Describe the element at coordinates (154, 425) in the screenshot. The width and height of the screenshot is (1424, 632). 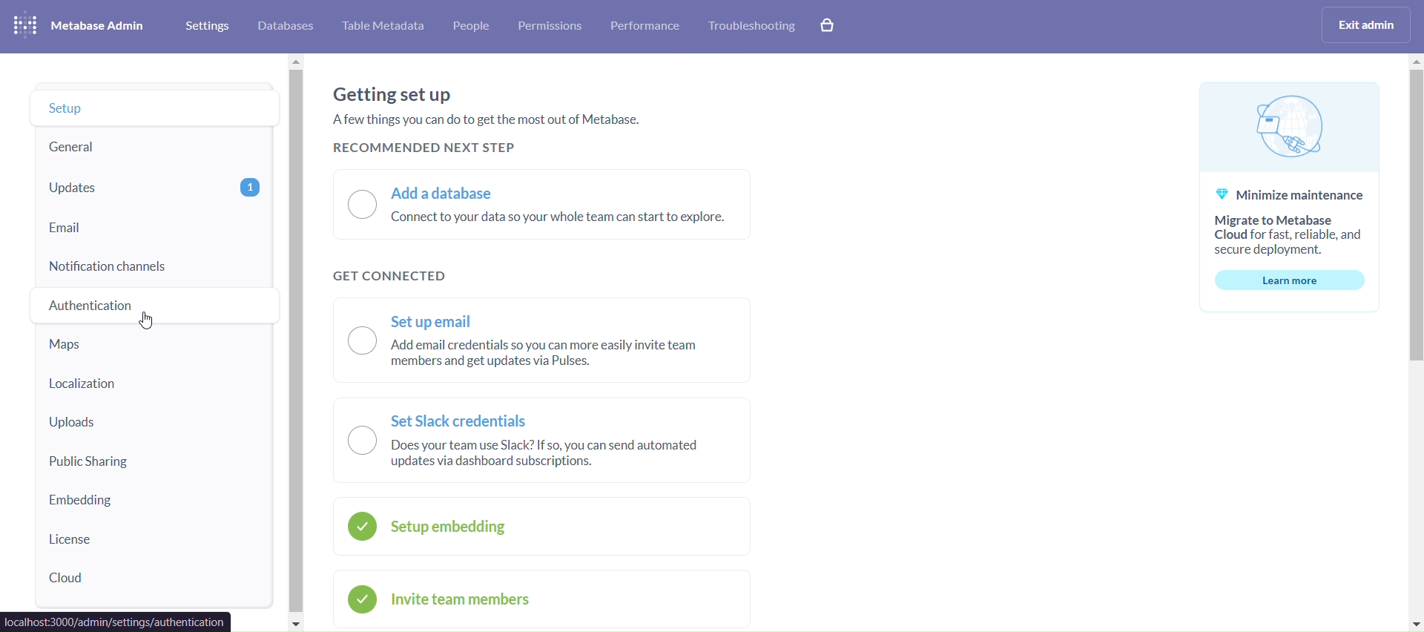
I see `uploads` at that location.